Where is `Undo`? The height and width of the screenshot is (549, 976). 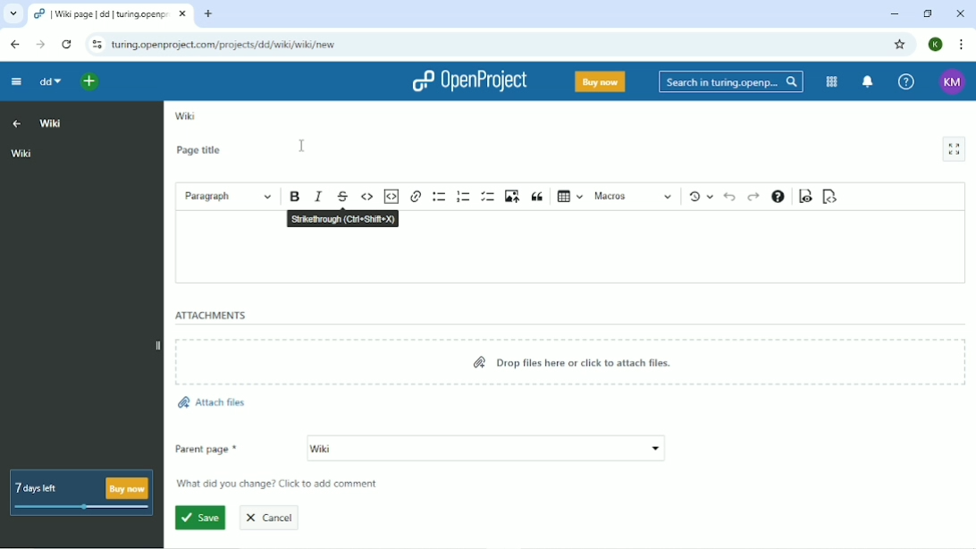 Undo is located at coordinates (729, 197).